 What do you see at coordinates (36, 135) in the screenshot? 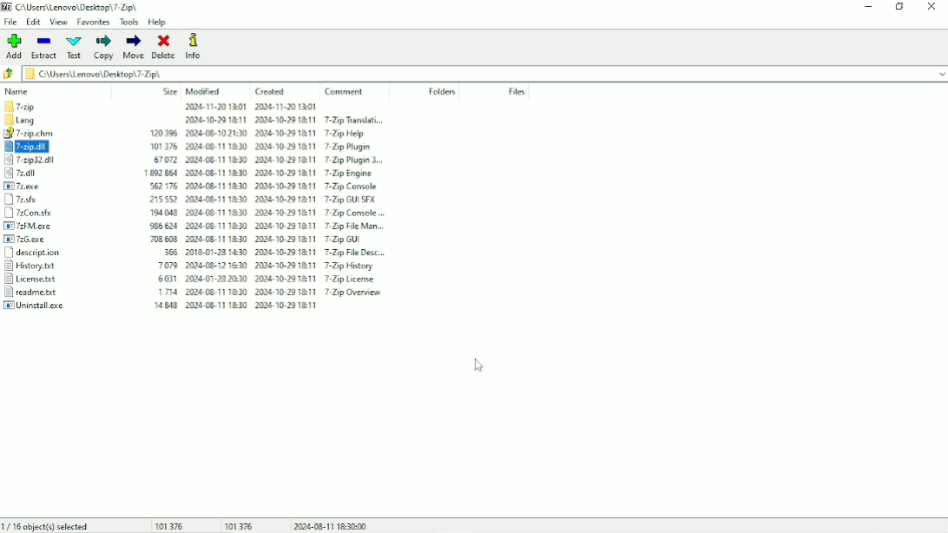
I see `7-zip.chm` at bounding box center [36, 135].